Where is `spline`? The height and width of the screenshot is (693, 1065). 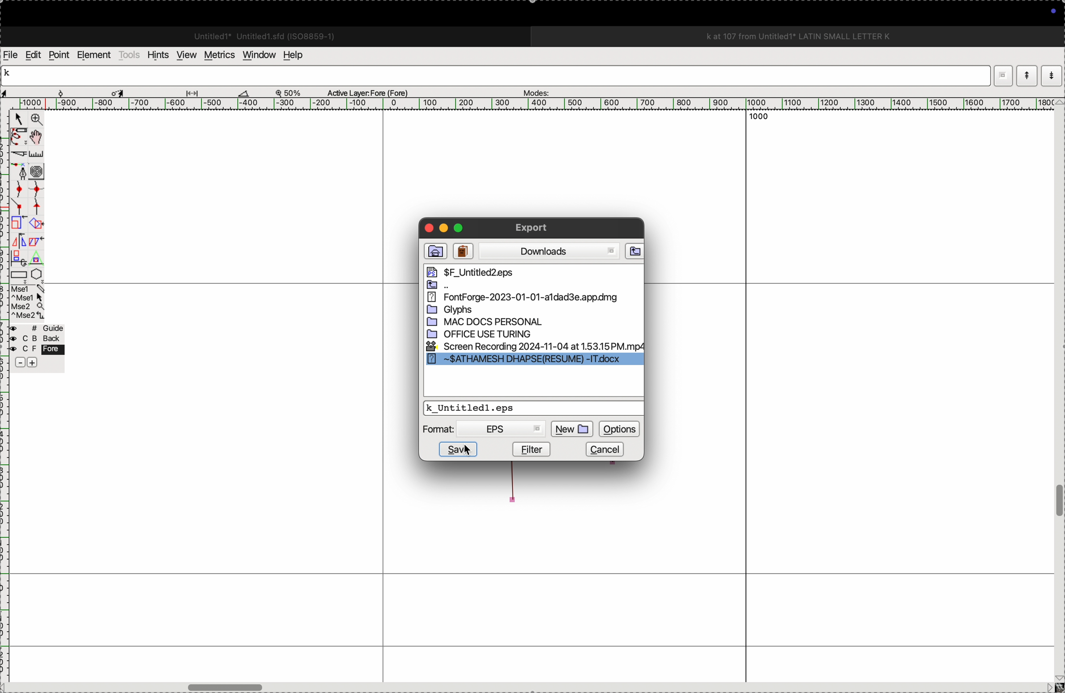
spline is located at coordinates (27, 196).